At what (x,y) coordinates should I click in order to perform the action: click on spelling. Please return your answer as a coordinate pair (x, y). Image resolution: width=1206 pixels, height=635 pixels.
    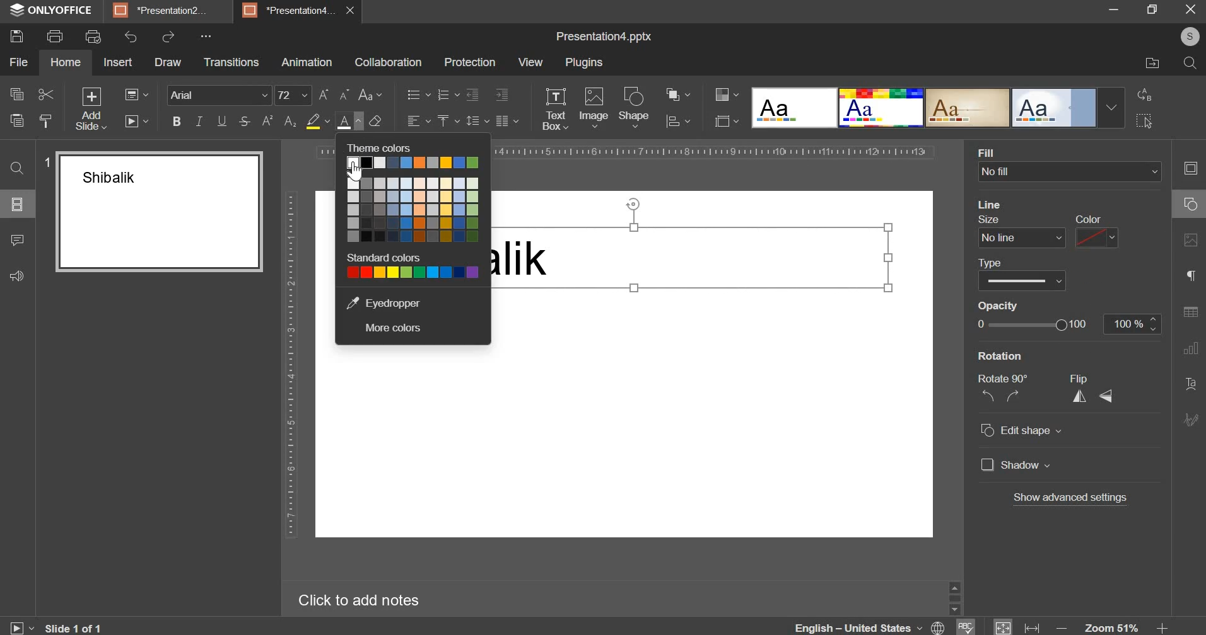
    Looking at the image, I should click on (968, 626).